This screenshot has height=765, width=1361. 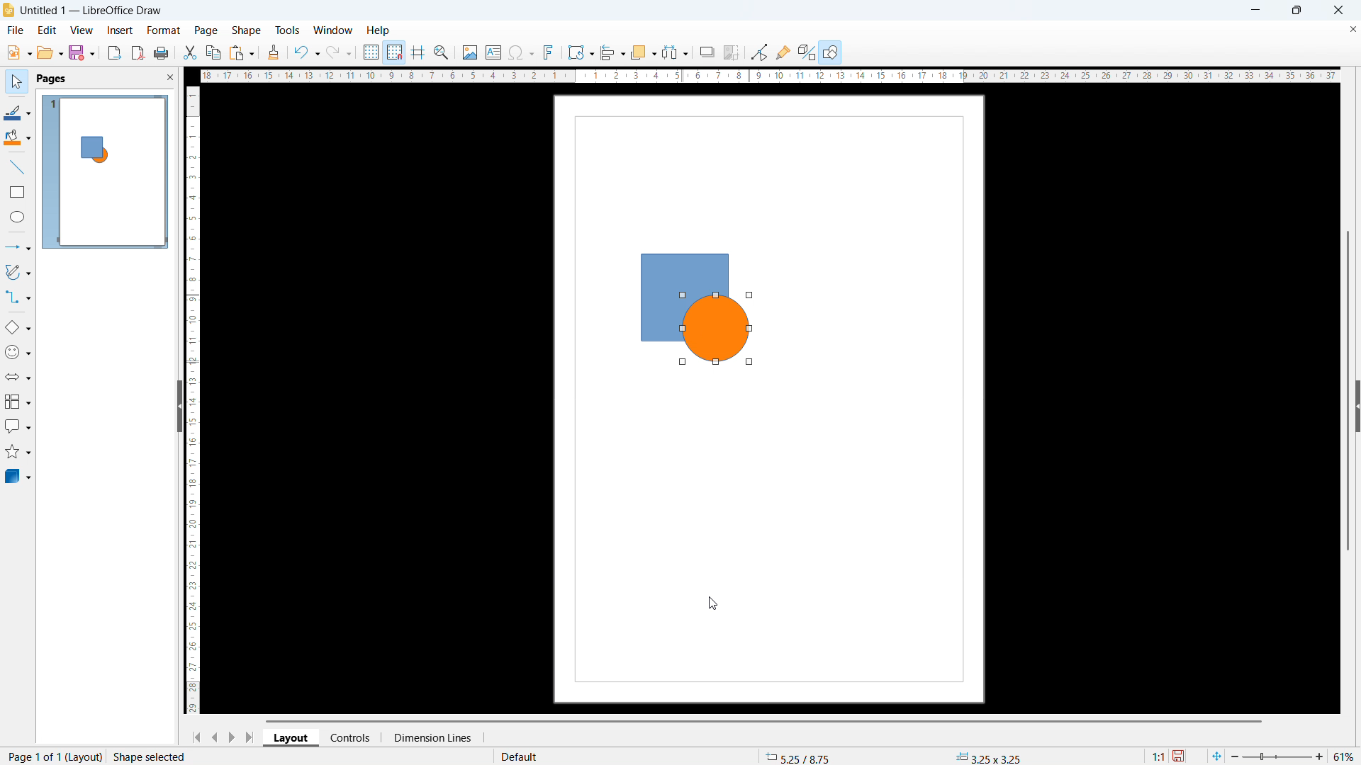 I want to click on horizontal scrollbar, so click(x=767, y=77).